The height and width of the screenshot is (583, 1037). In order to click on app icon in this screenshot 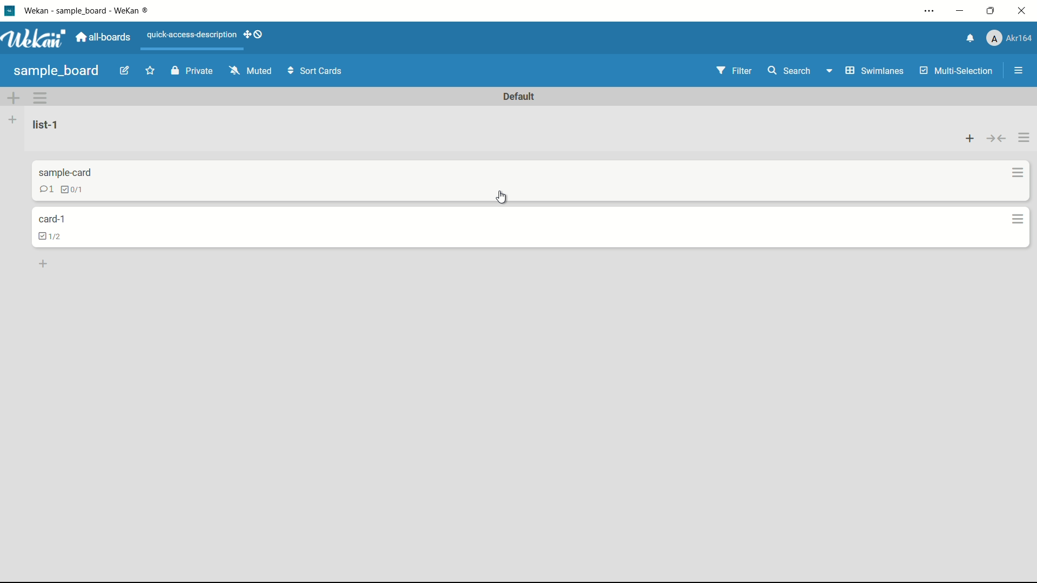, I will do `click(11, 10)`.